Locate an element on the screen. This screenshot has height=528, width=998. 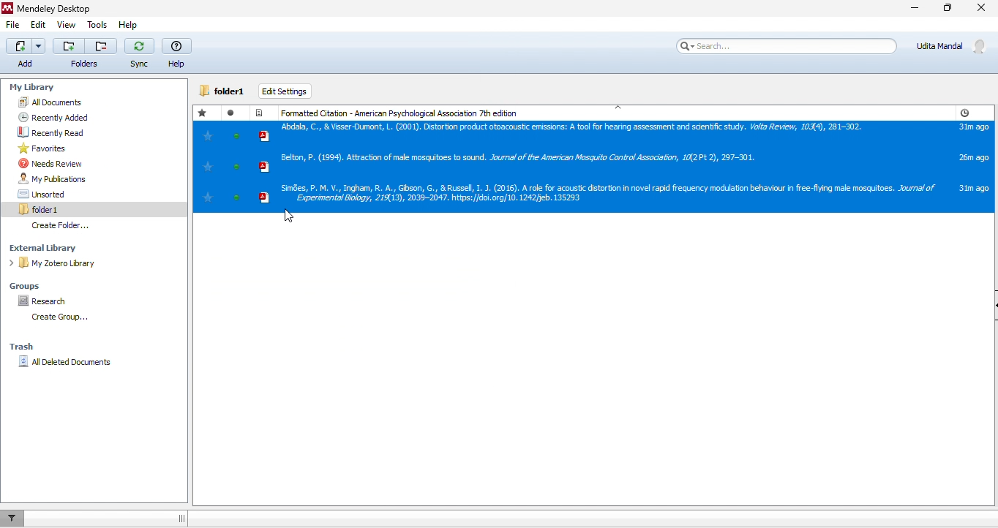
groups is located at coordinates (41, 282).